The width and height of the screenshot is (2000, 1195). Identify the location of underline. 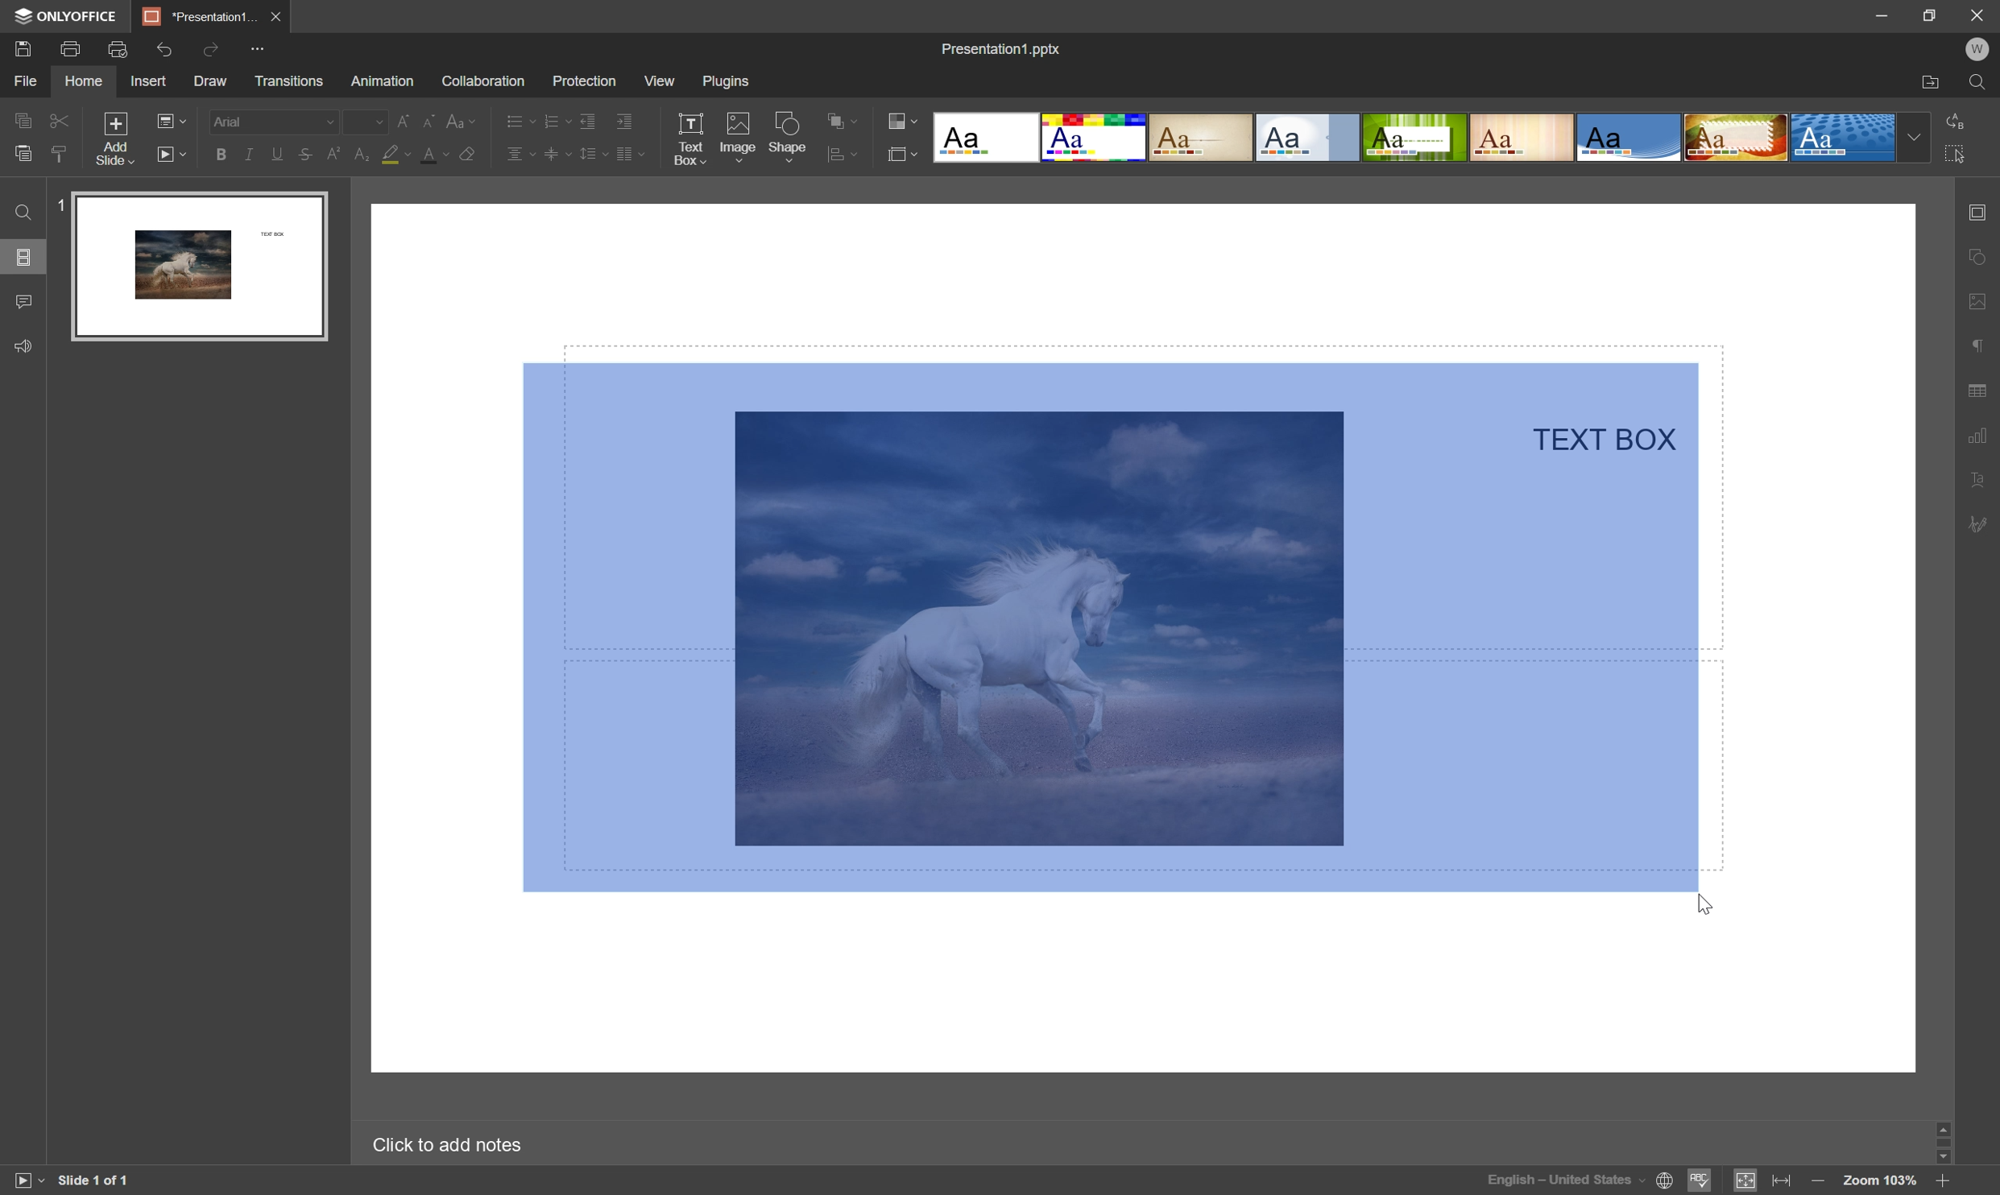
(276, 156).